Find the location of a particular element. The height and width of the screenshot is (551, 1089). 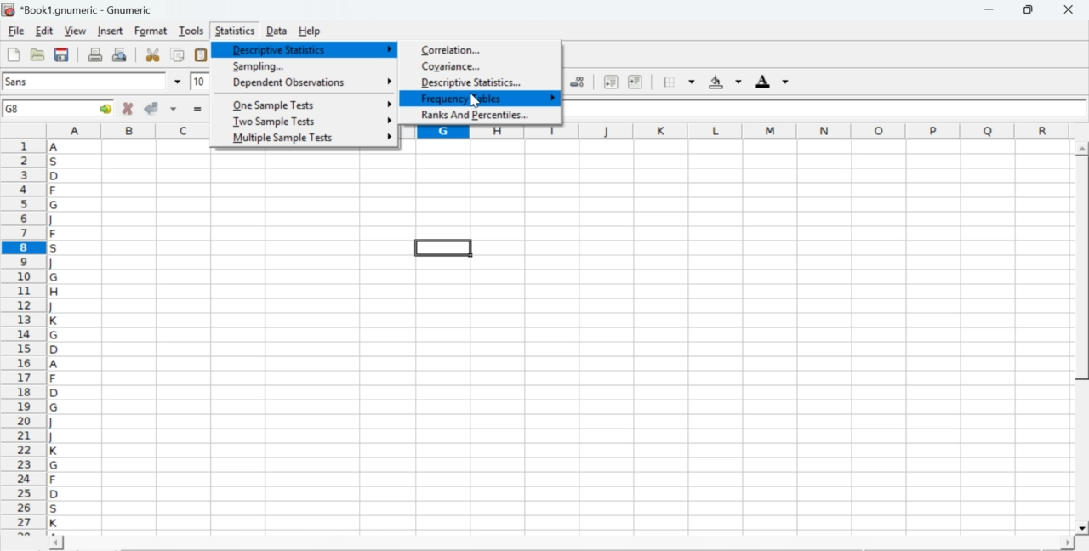

copy is located at coordinates (179, 54).